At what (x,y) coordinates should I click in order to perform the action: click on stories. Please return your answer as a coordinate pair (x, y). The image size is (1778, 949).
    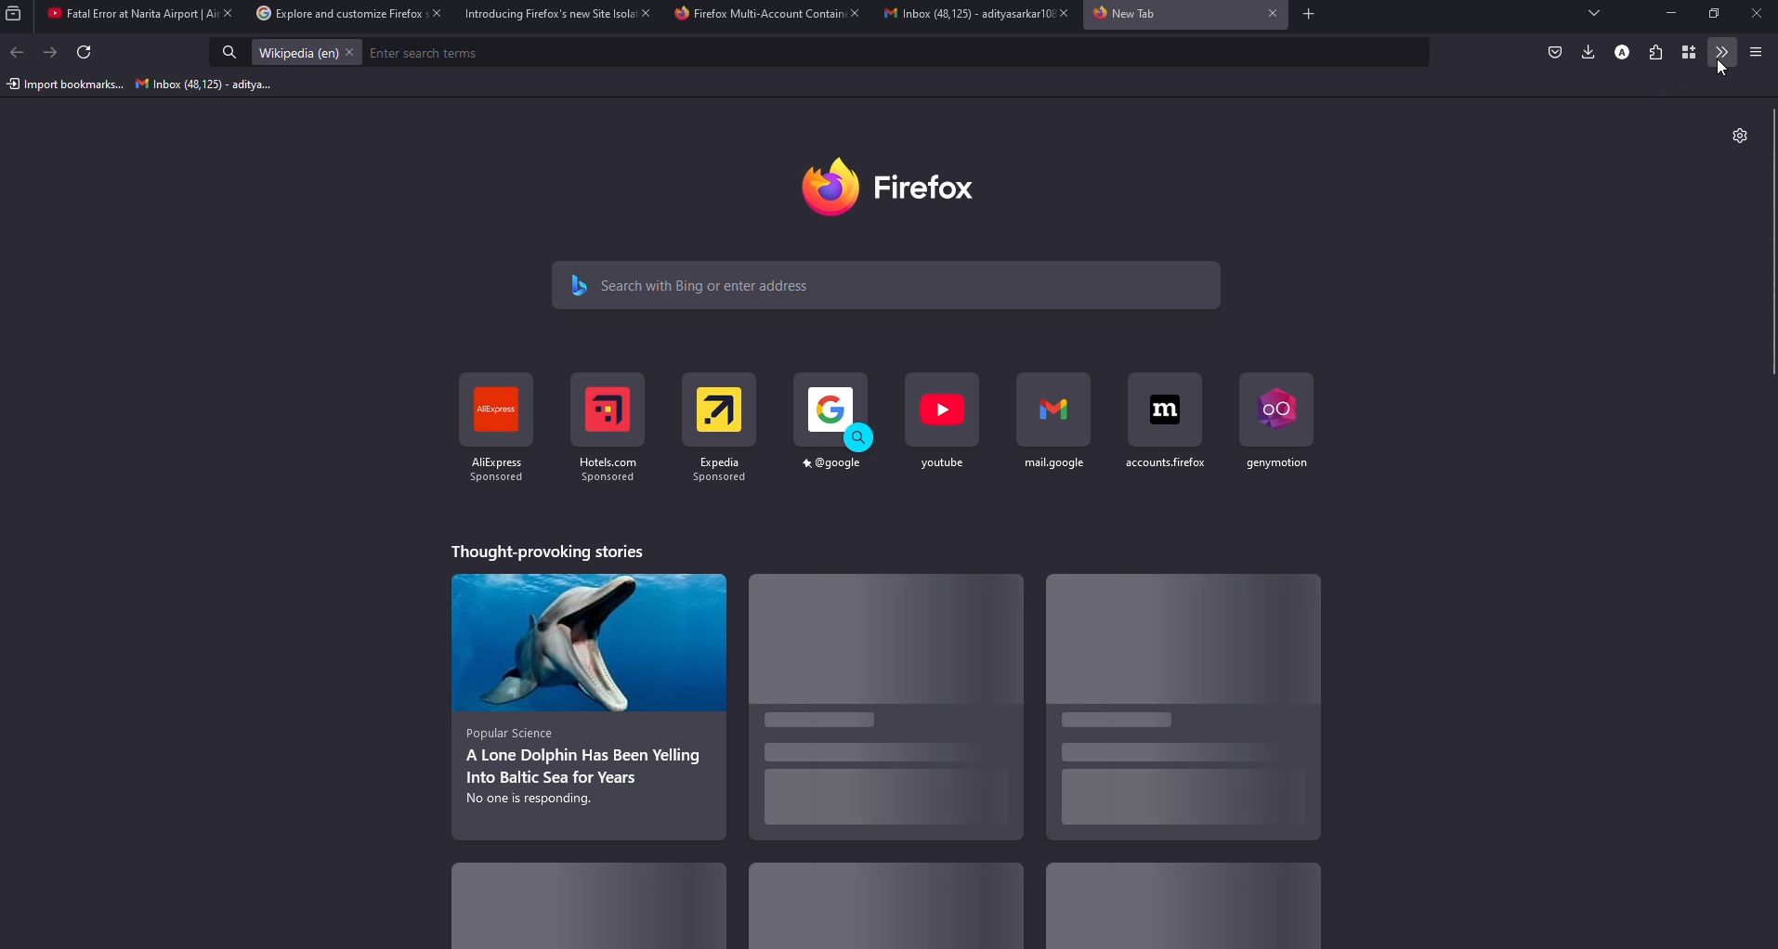
    Looking at the image, I should click on (1181, 910).